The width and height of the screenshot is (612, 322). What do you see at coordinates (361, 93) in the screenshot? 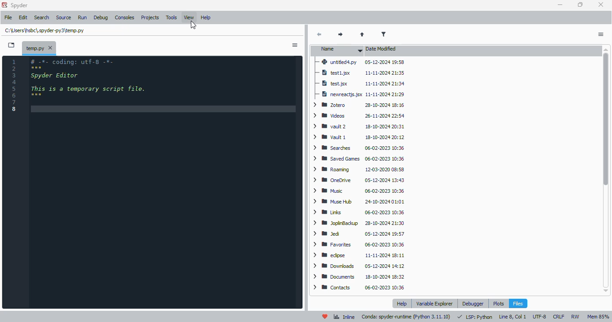
I see `newreactjs.jsx` at bounding box center [361, 93].